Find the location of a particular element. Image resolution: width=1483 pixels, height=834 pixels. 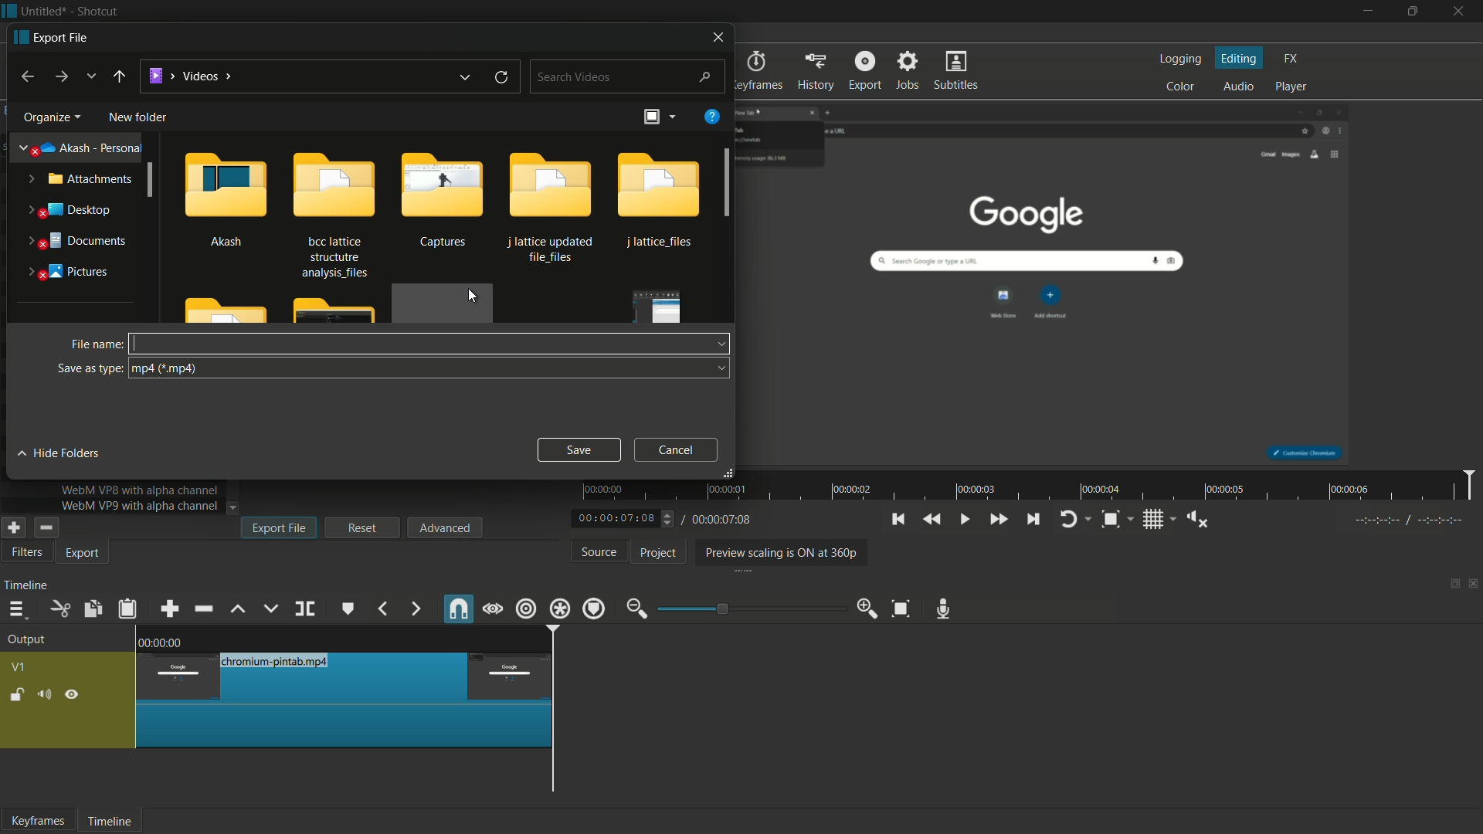

skip to the previous point is located at coordinates (897, 519).